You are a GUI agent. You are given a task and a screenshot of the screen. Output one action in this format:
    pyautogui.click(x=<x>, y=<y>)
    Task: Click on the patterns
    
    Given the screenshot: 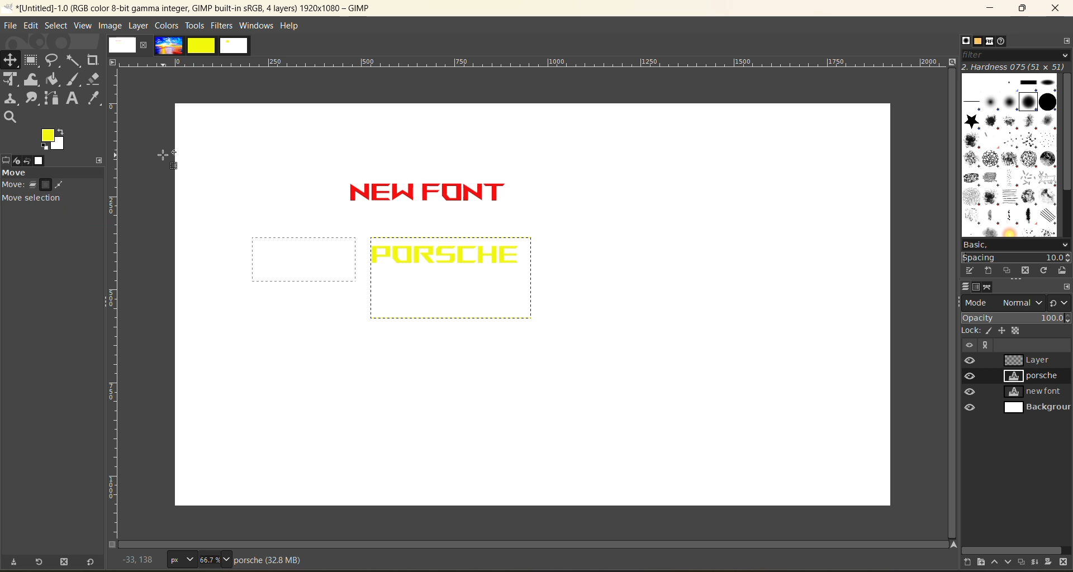 What is the action you would take?
    pyautogui.click(x=975, y=41)
    